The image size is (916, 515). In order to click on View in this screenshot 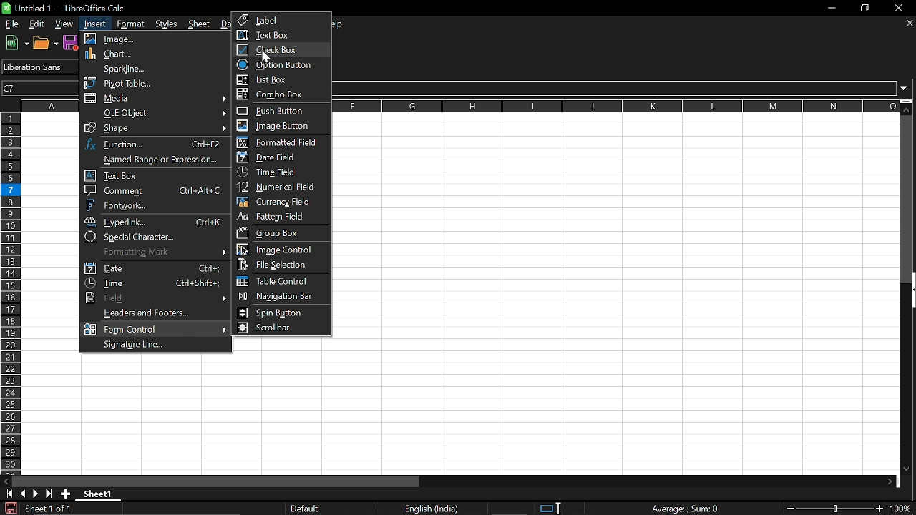, I will do `click(64, 24)`.